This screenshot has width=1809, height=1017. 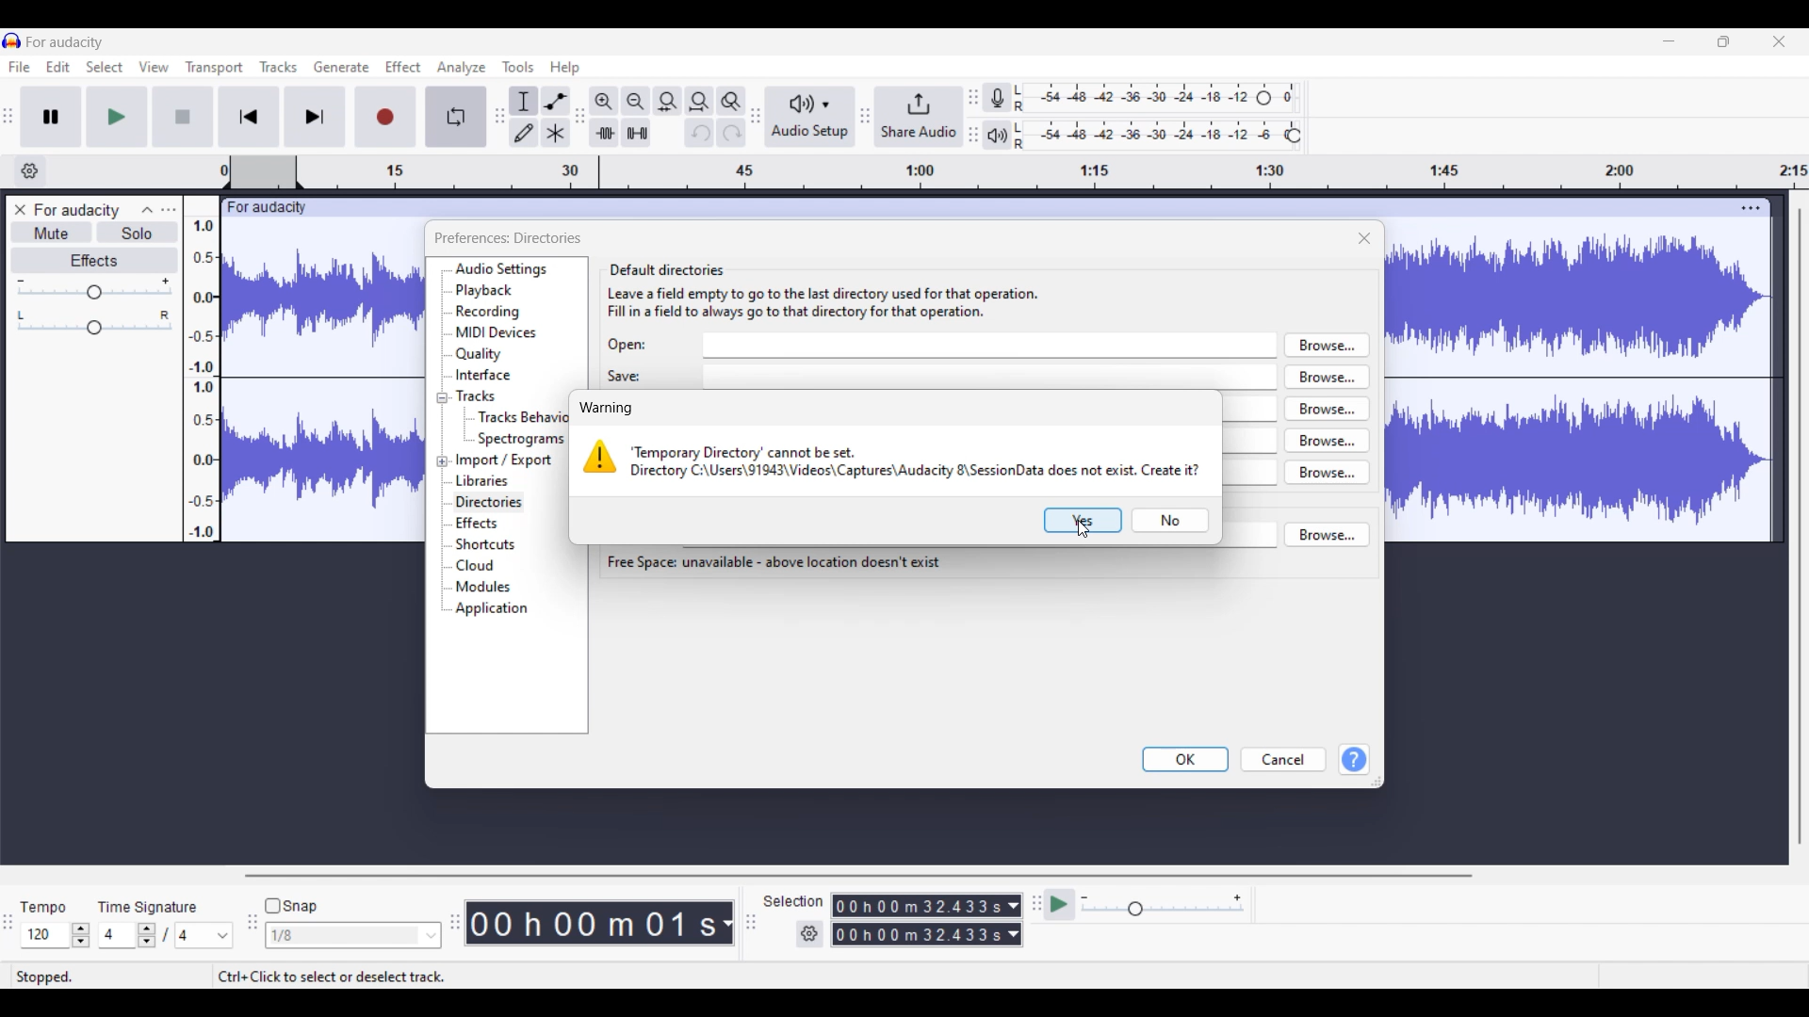 What do you see at coordinates (44, 935) in the screenshot?
I see `Input tempo` at bounding box center [44, 935].